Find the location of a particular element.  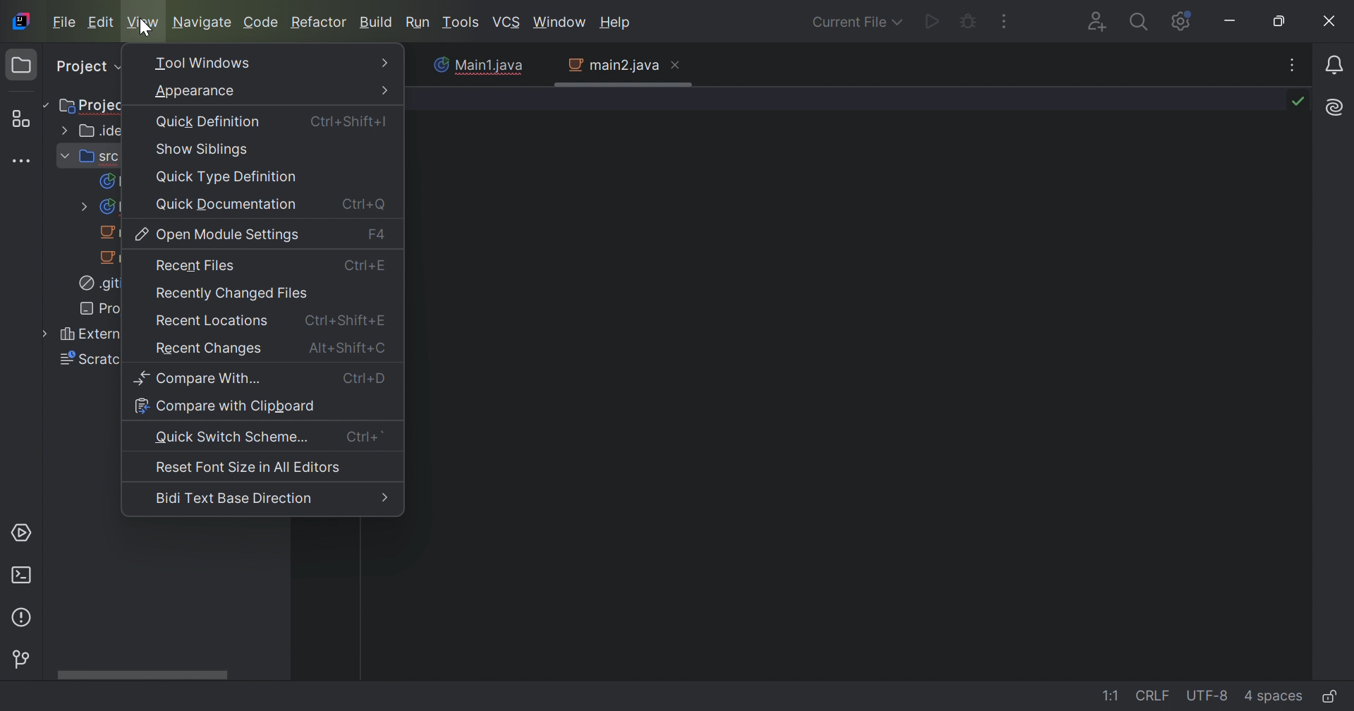

Tool Windows is located at coordinates (204, 64).